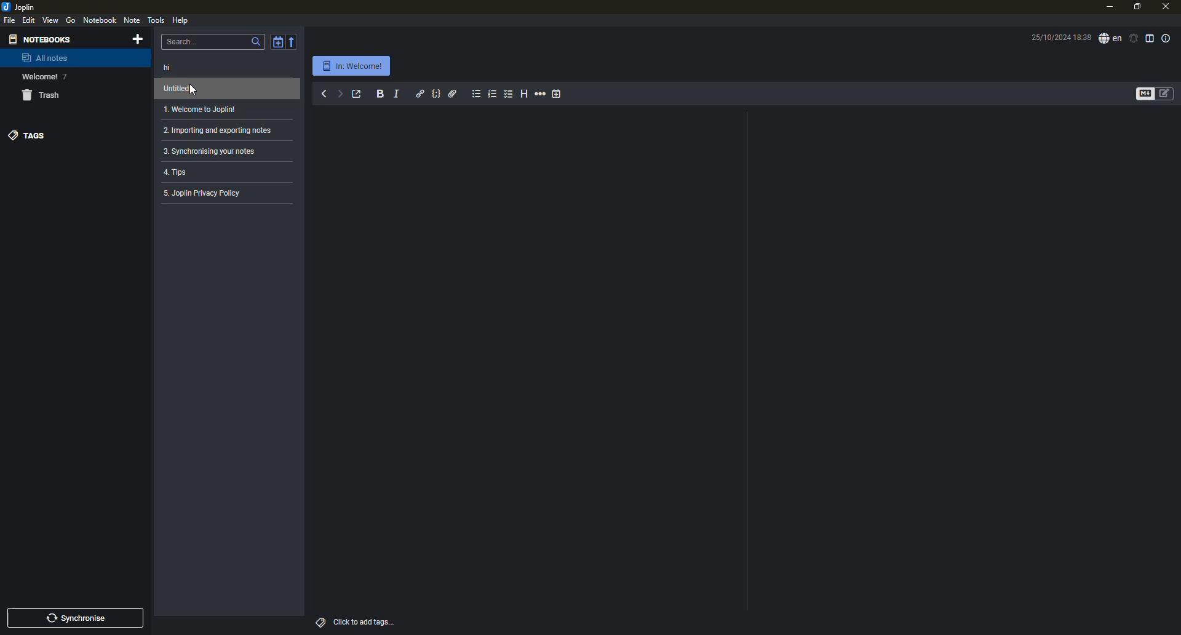 This screenshot has width=1181, height=635. Describe the element at coordinates (193, 90) in the screenshot. I see `cursor` at that location.